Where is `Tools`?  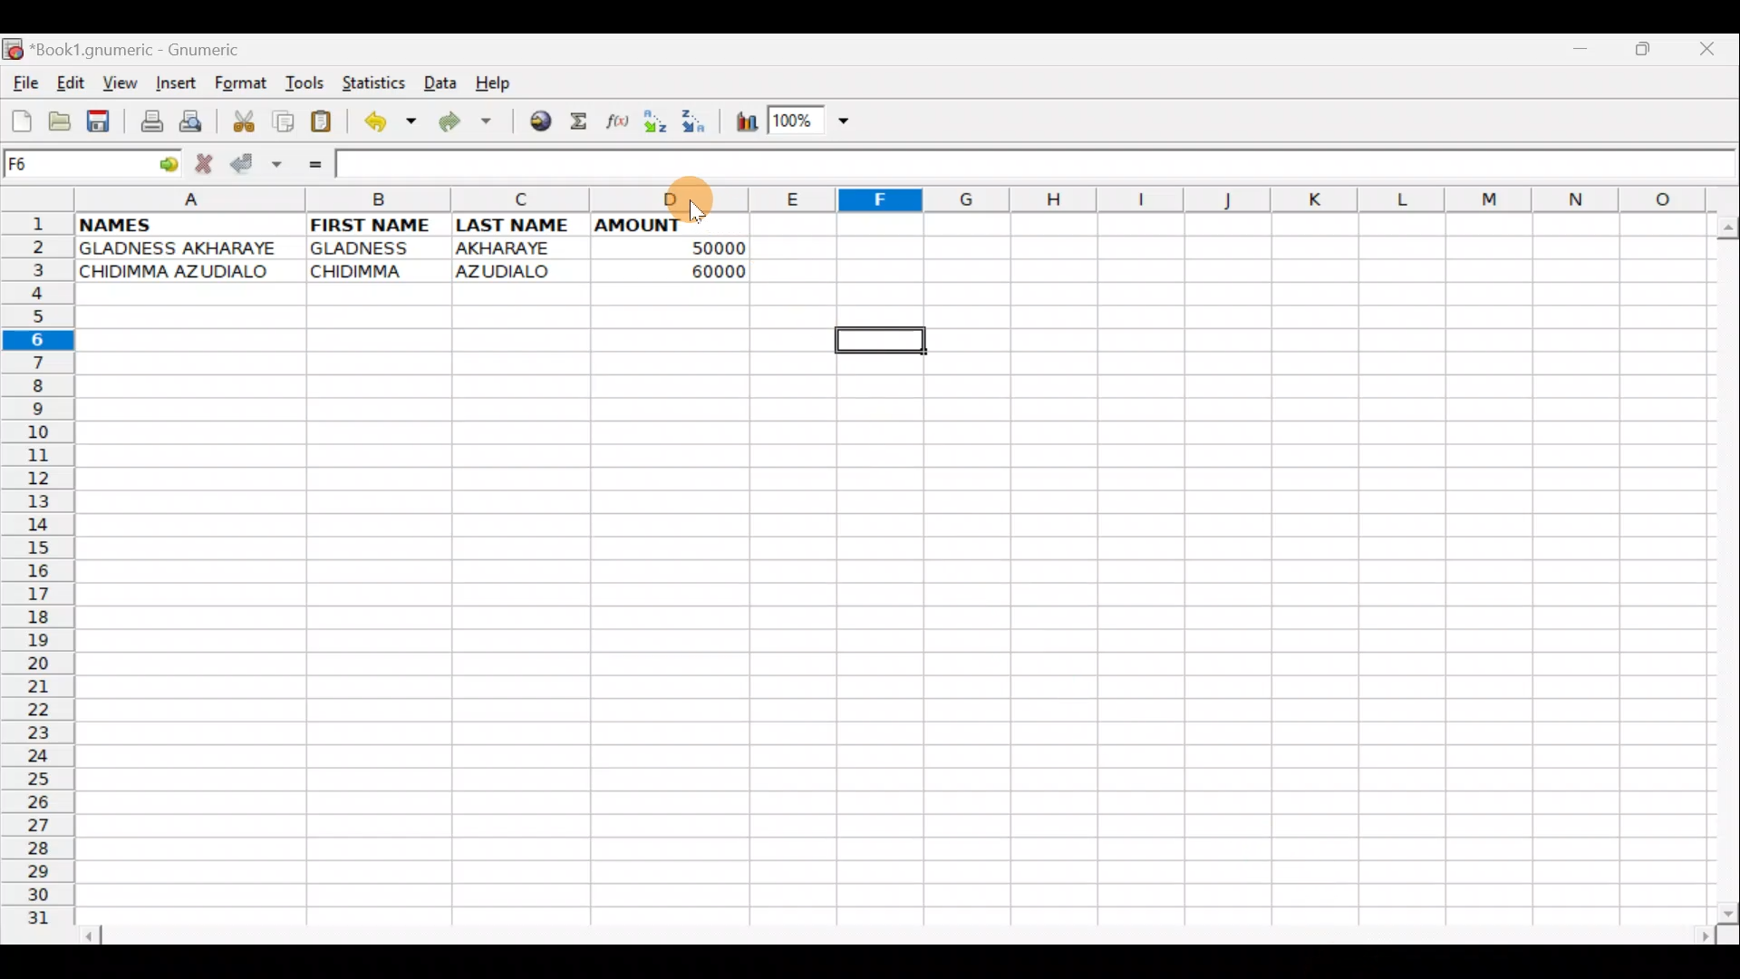
Tools is located at coordinates (299, 84).